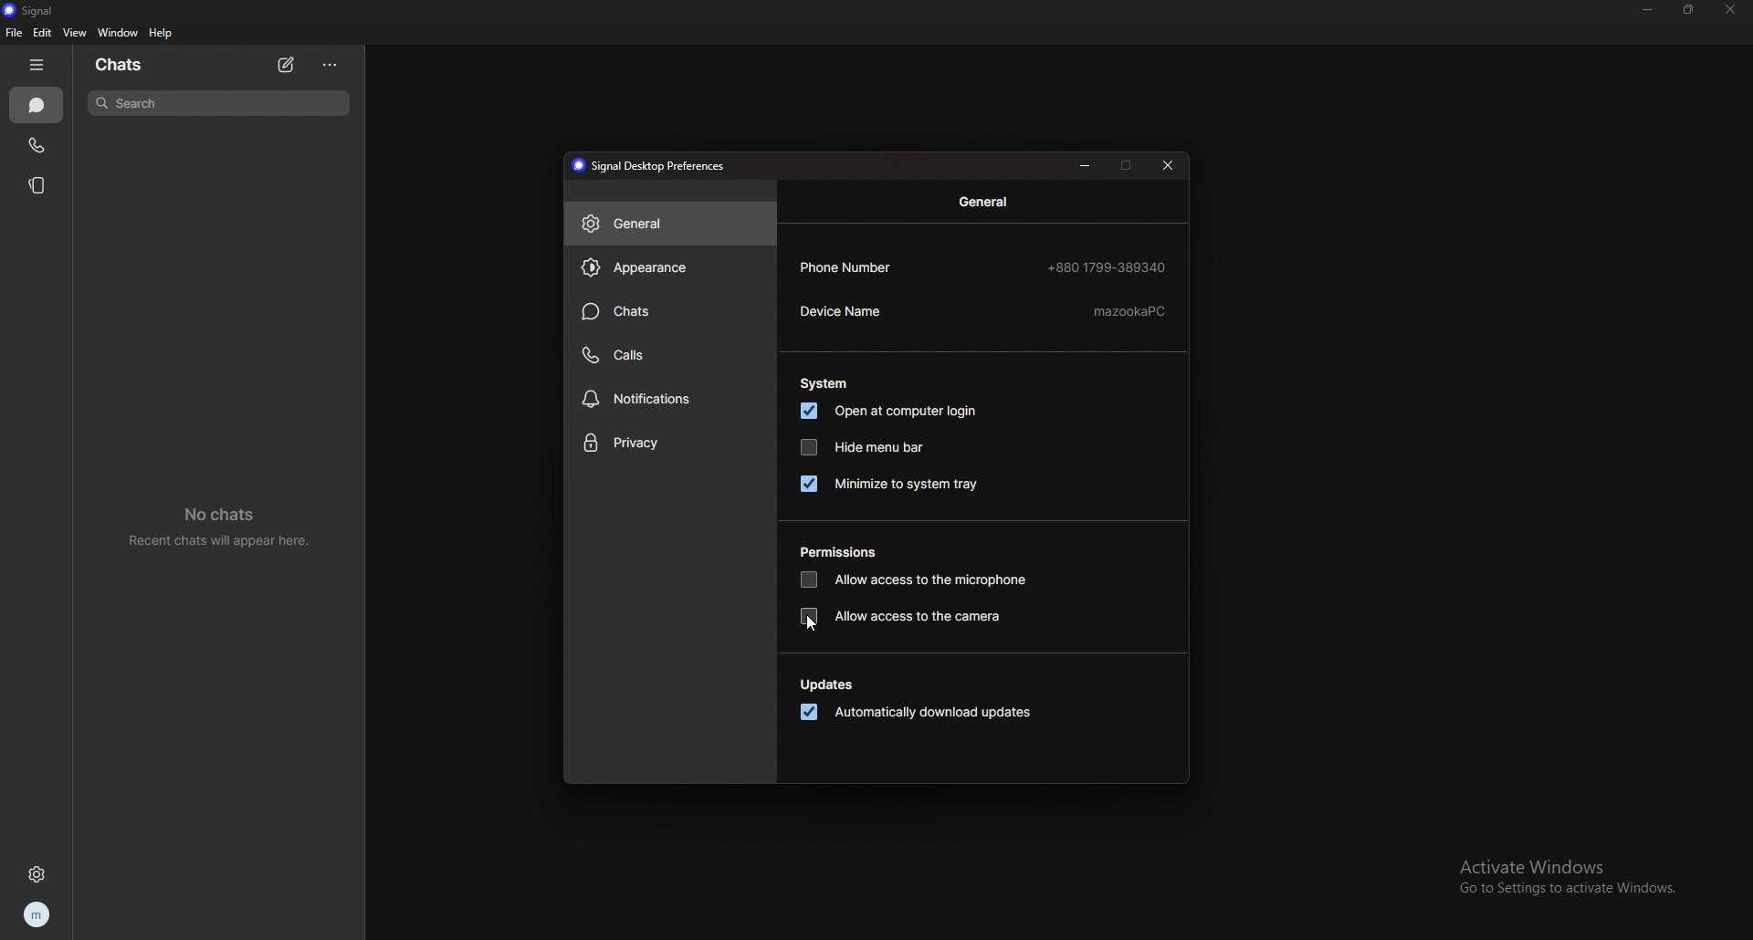 Image resolution: width=1753 pixels, height=940 pixels. Describe the element at coordinates (669, 398) in the screenshot. I see `notifications` at that location.